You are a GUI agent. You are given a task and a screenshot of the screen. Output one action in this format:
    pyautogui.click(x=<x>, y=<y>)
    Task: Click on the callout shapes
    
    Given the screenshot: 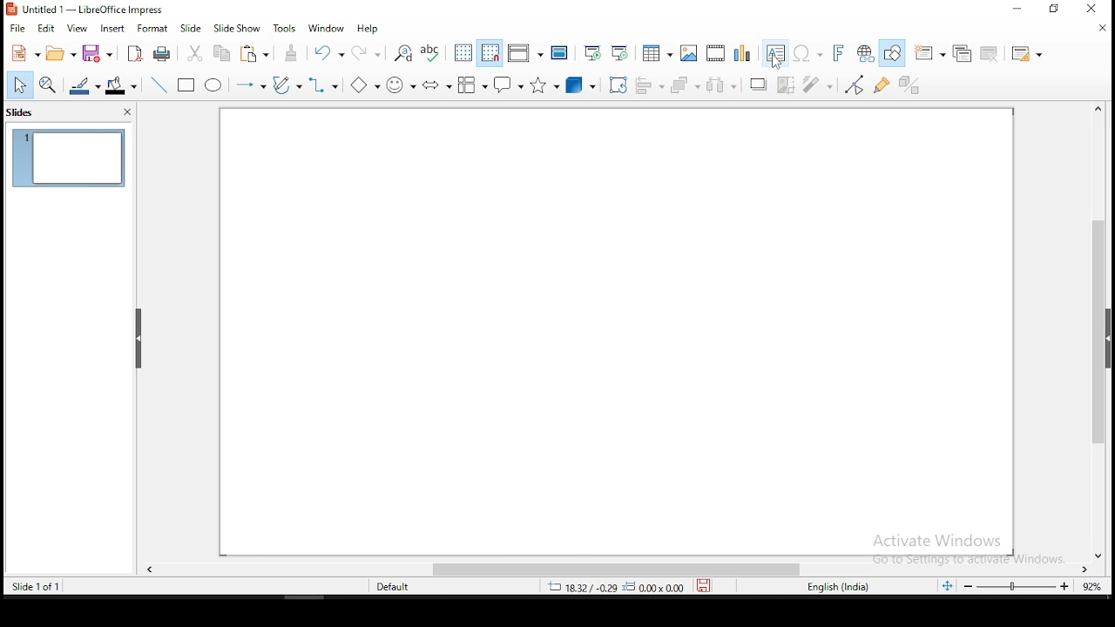 What is the action you would take?
    pyautogui.click(x=510, y=83)
    